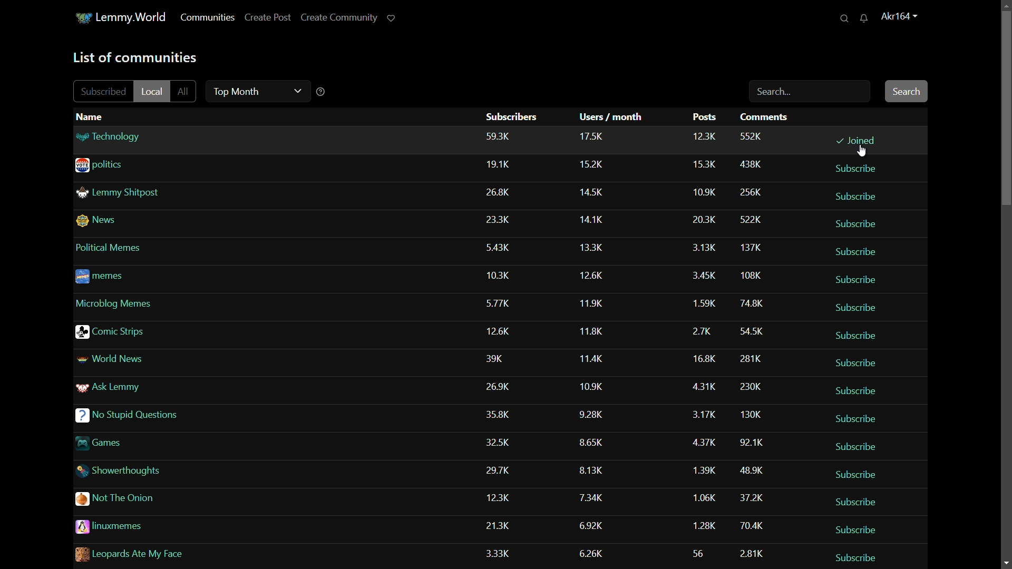 This screenshot has height=569, width=1012. What do you see at coordinates (591, 470) in the screenshot?
I see `user per month` at bounding box center [591, 470].